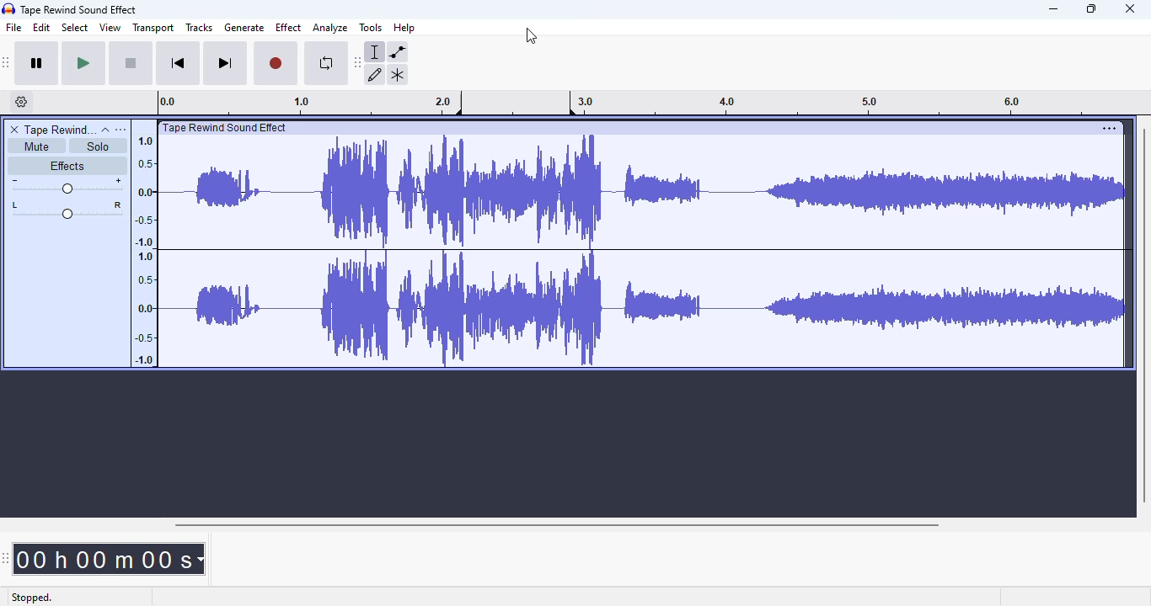 This screenshot has width=1151, height=606. I want to click on volume, so click(67, 187).